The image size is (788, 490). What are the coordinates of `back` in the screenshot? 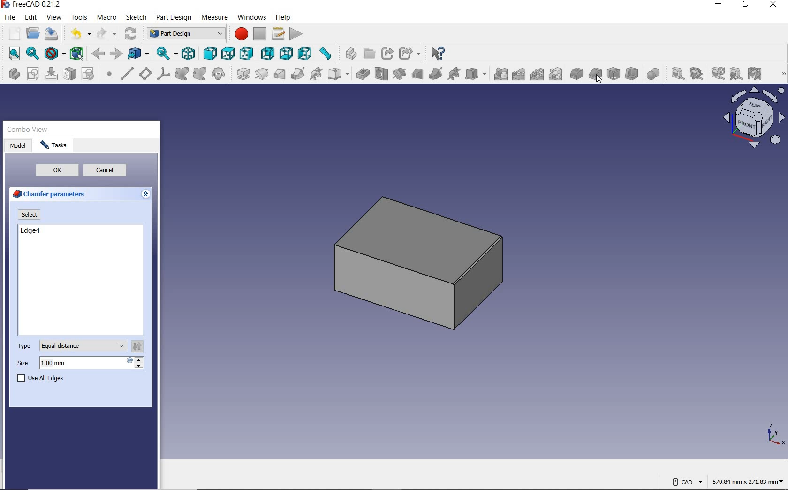 It's located at (98, 54).